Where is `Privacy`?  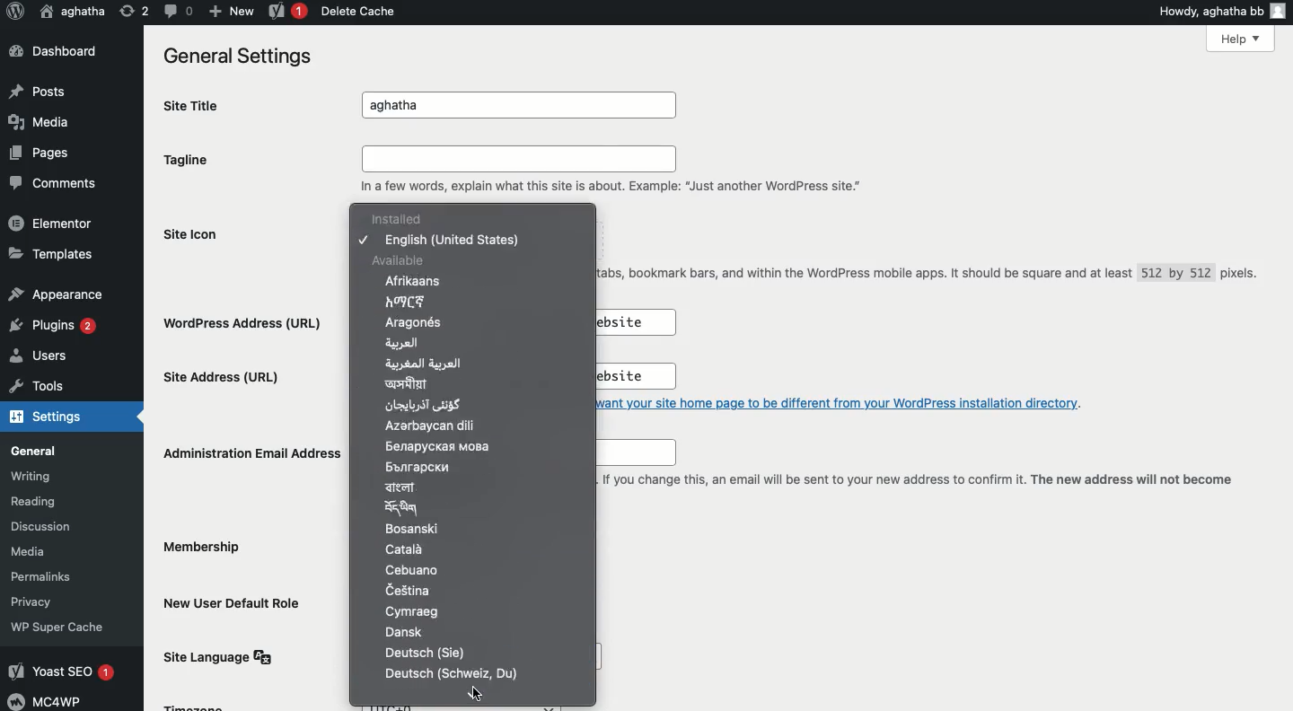 Privacy is located at coordinates (40, 601).